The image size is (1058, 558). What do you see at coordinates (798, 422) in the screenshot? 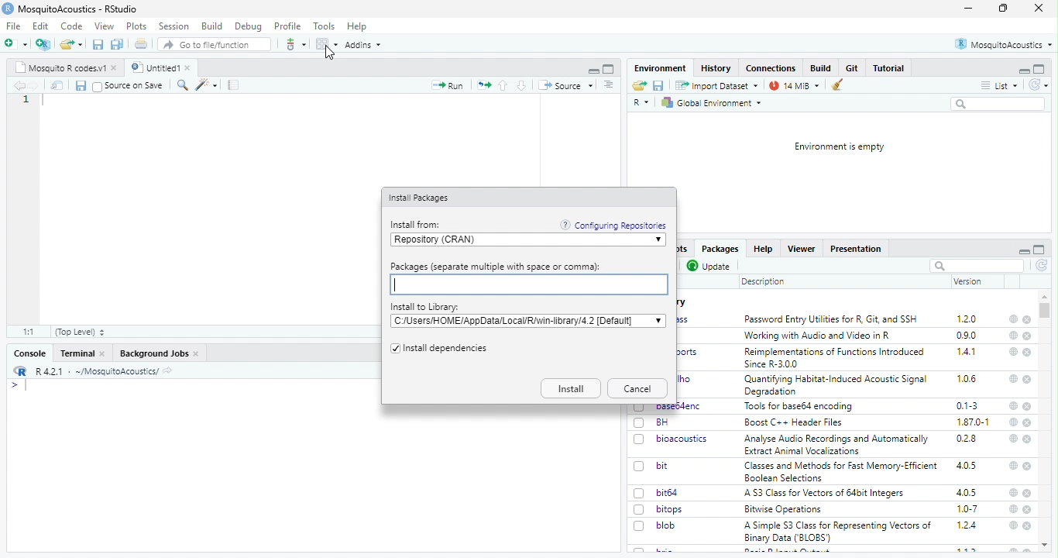
I see `Boost C++ Header Files` at bounding box center [798, 422].